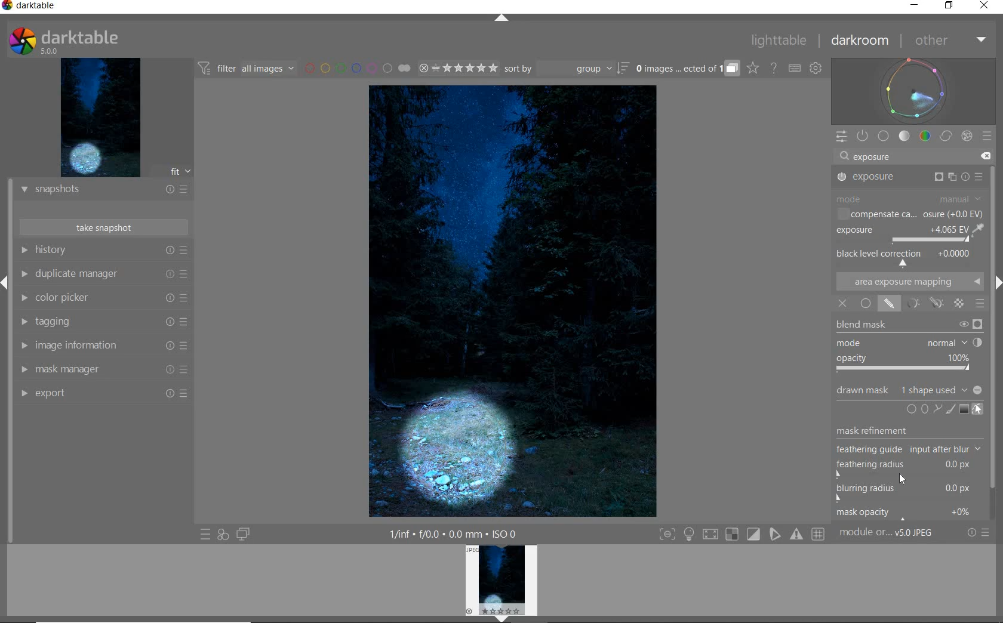 This screenshot has height=623, width=1003. Describe the element at coordinates (884, 135) in the screenshot. I see `BASE` at that location.